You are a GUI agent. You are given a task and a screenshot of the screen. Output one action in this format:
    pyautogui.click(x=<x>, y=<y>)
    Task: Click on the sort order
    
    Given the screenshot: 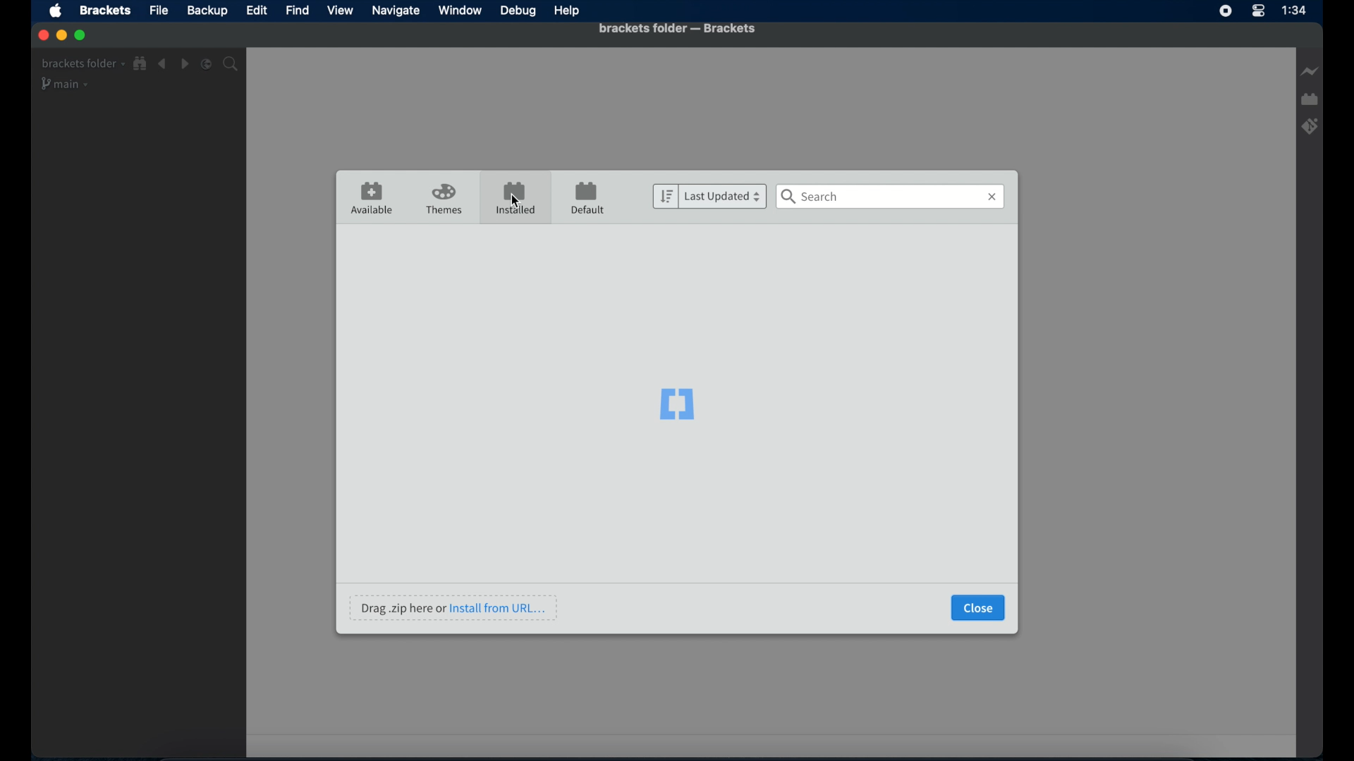 What is the action you would take?
    pyautogui.click(x=665, y=197)
    